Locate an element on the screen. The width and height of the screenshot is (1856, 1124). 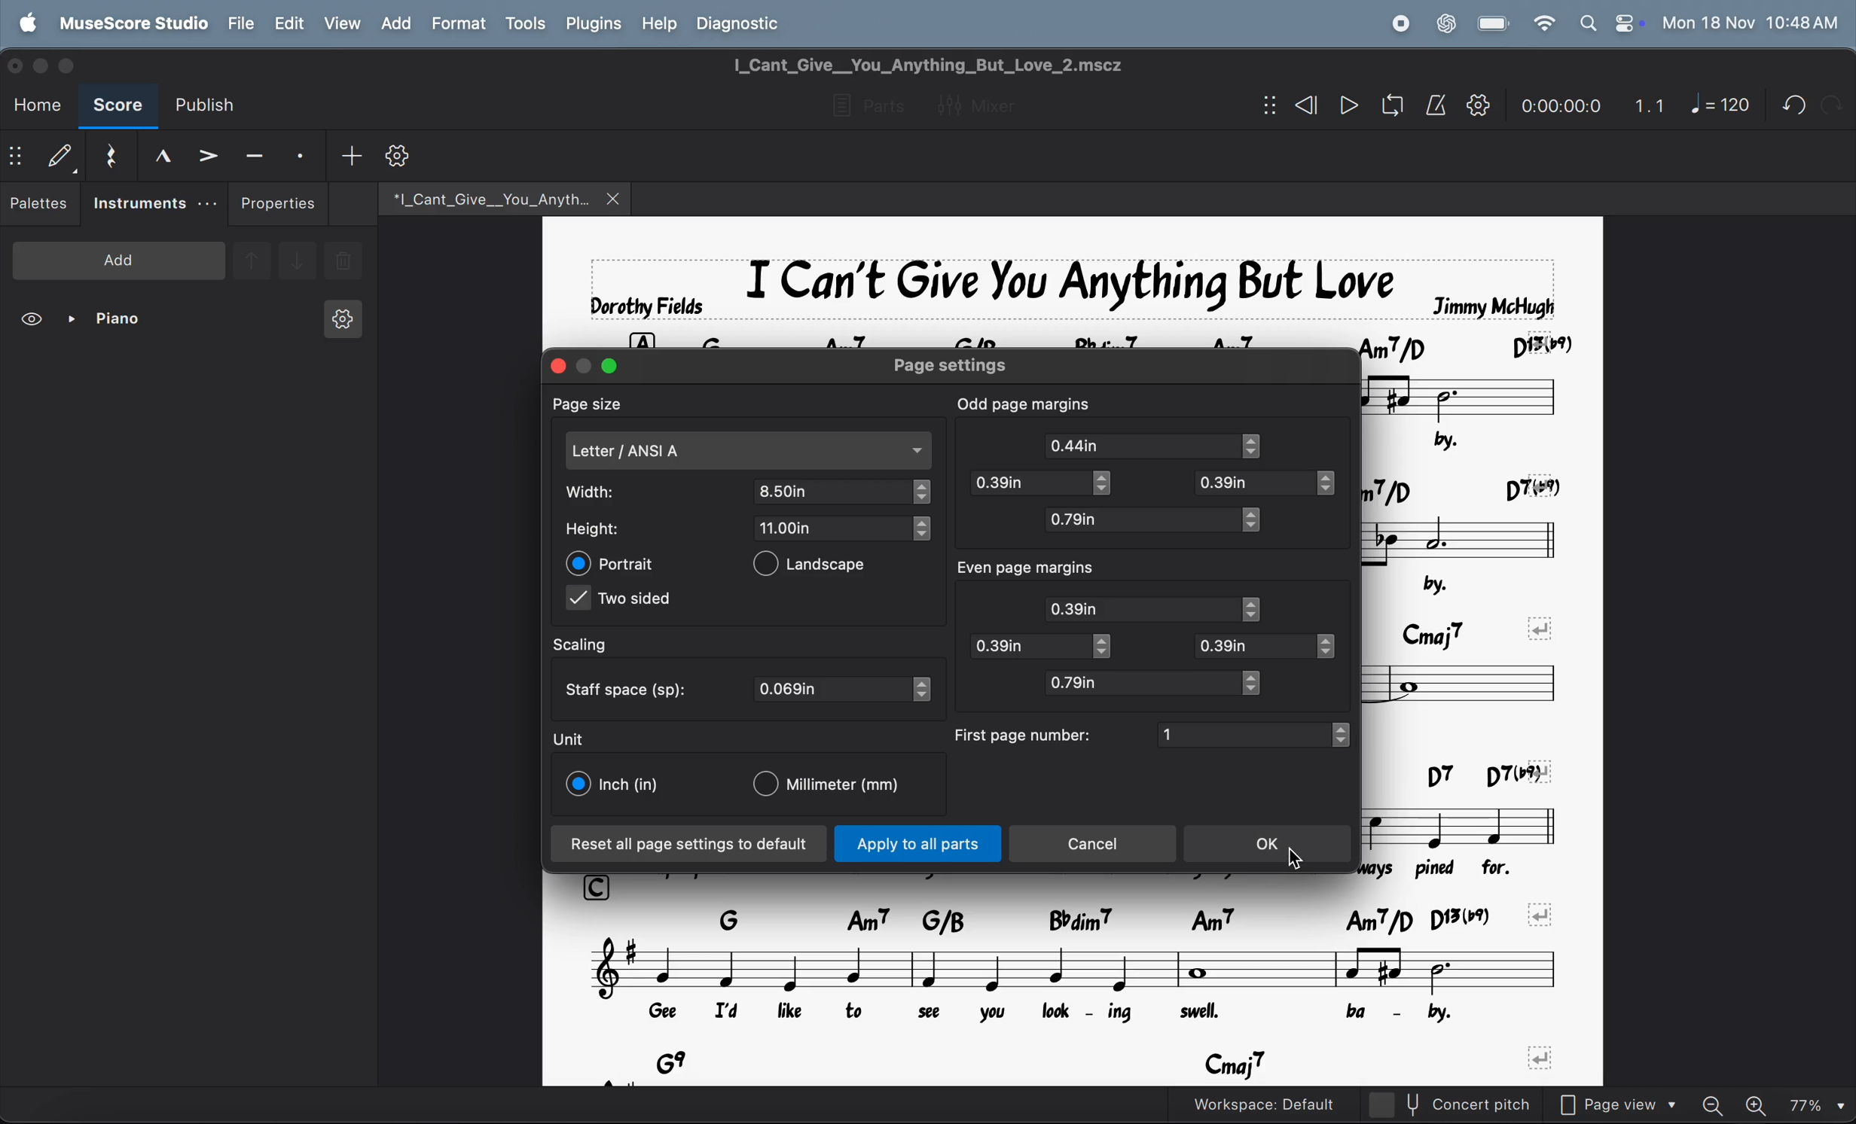
lyrics is located at coordinates (1458, 866).